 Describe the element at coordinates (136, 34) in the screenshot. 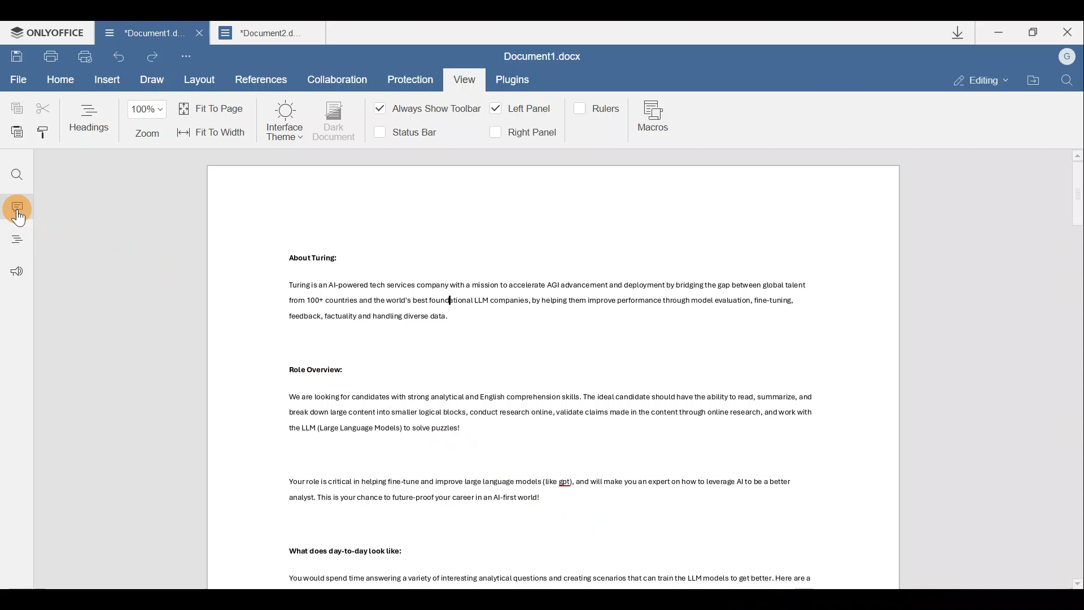

I see `Document1.d..` at that location.